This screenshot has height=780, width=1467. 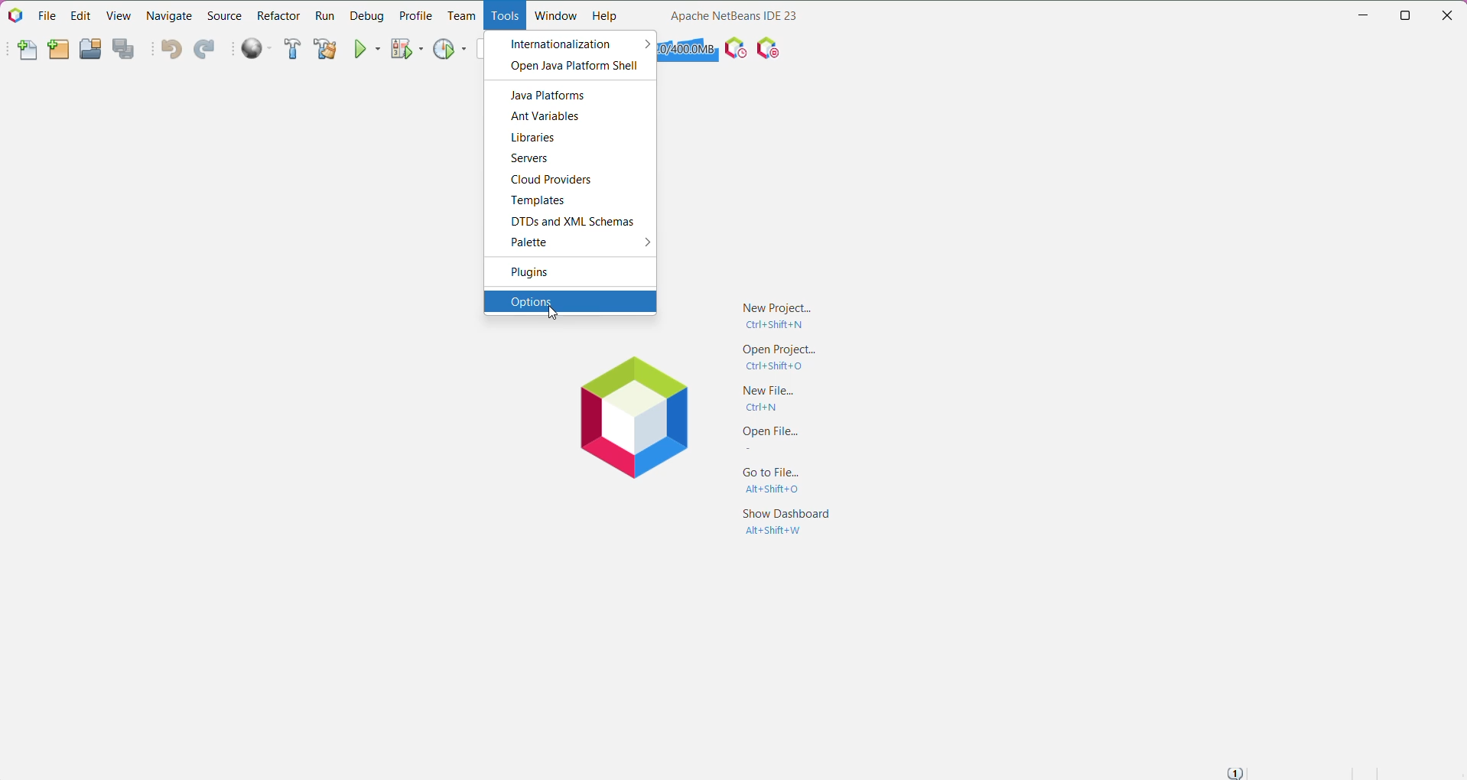 What do you see at coordinates (461, 16) in the screenshot?
I see `Team` at bounding box center [461, 16].